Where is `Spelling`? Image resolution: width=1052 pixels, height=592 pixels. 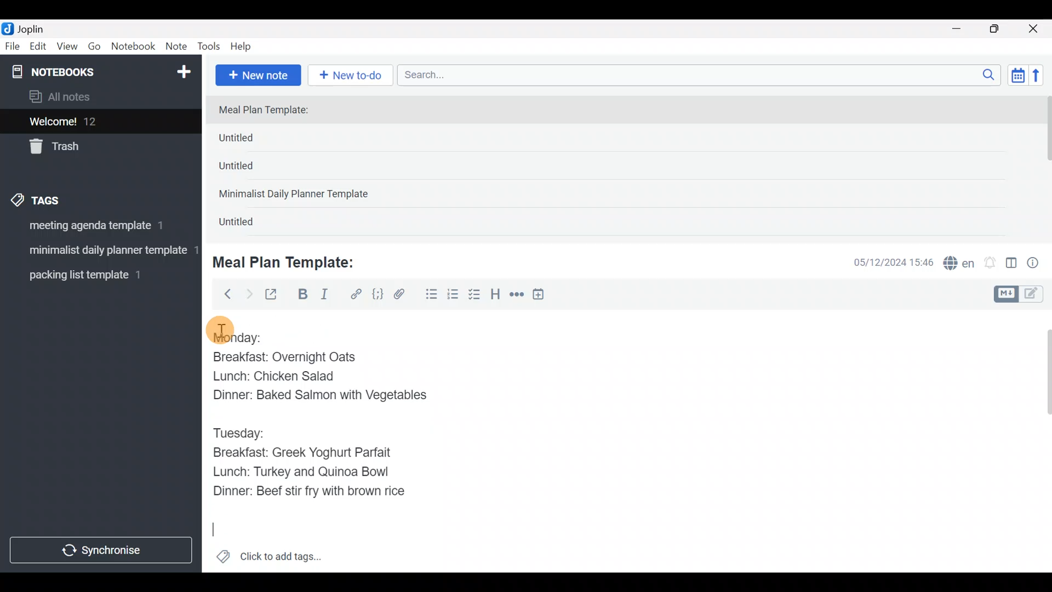 Spelling is located at coordinates (959, 264).